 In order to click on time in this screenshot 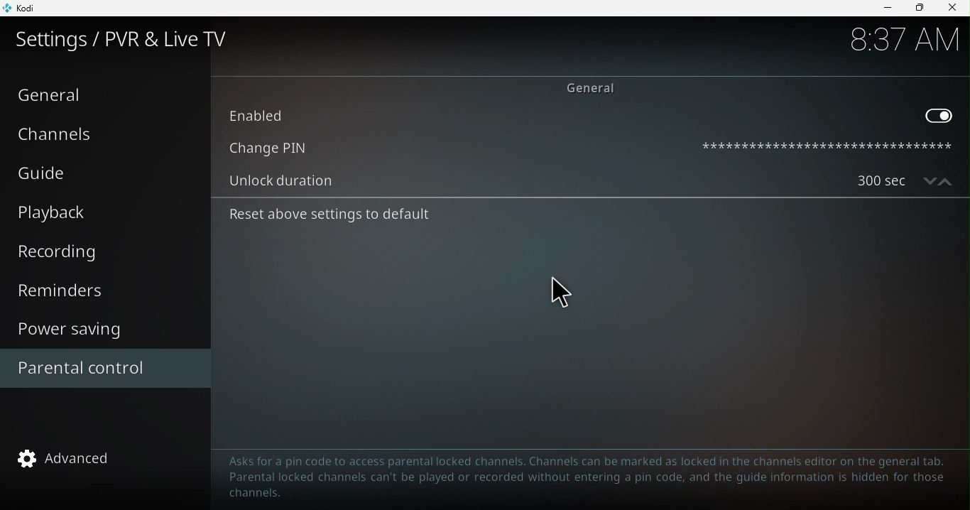, I will do `click(893, 43)`.